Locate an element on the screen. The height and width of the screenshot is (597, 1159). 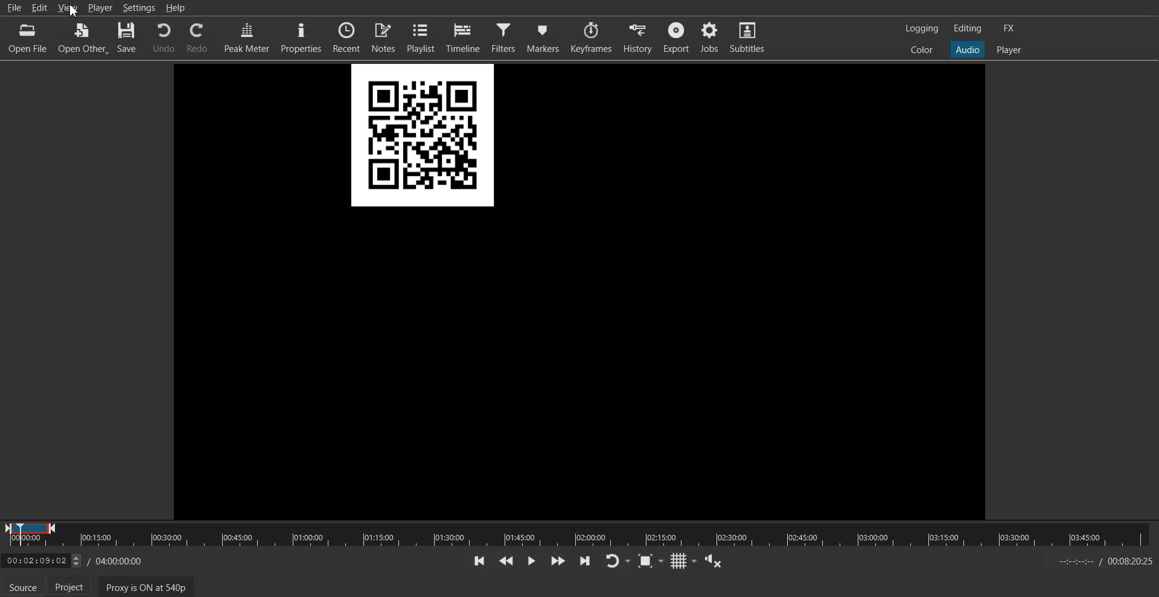
Skip to the next point is located at coordinates (585, 561).